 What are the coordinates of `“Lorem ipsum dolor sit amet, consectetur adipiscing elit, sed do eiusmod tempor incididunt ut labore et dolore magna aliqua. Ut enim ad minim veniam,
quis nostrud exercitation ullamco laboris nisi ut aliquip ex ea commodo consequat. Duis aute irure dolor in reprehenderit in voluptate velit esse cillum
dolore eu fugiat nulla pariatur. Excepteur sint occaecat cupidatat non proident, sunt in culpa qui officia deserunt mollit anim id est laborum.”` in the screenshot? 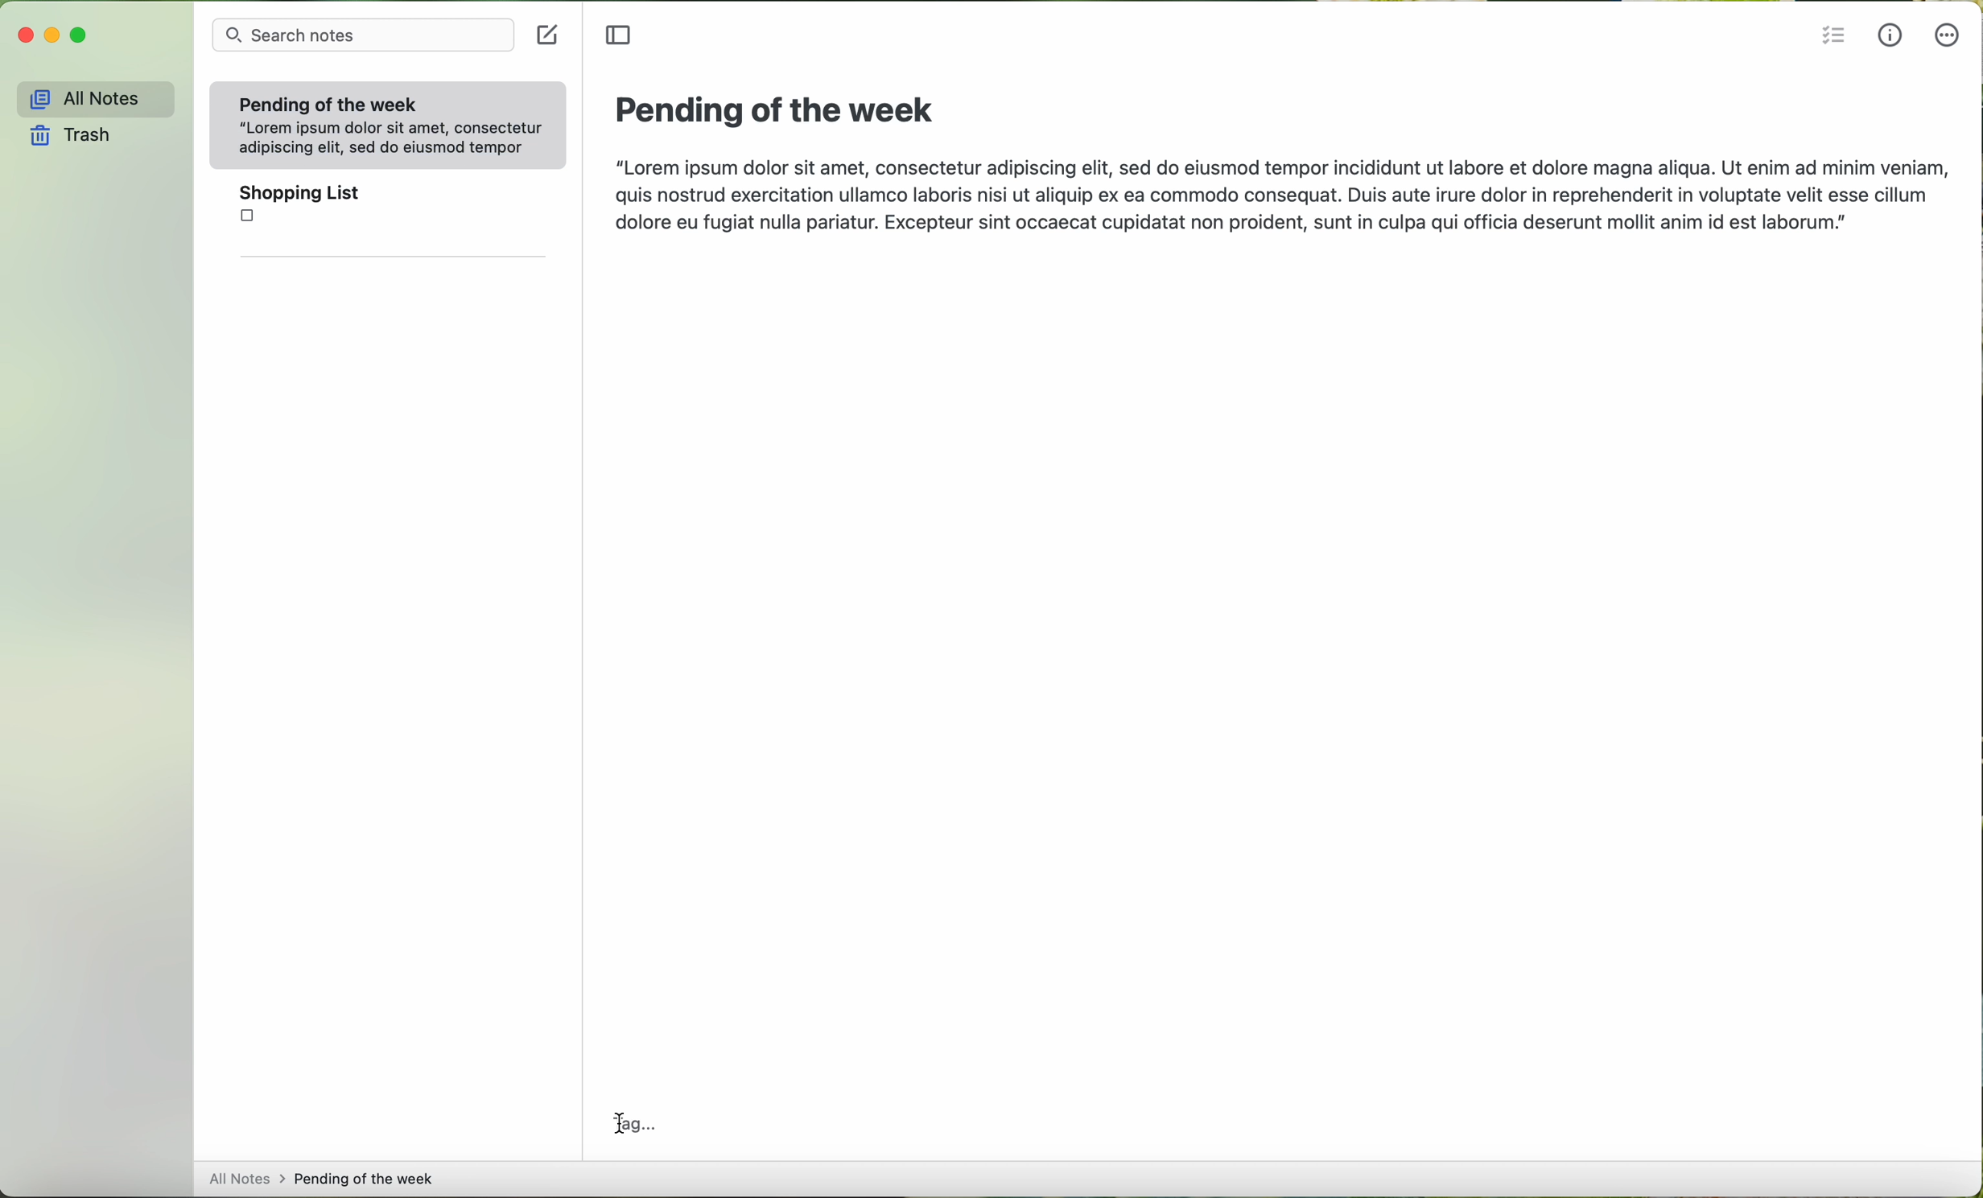 It's located at (1277, 198).